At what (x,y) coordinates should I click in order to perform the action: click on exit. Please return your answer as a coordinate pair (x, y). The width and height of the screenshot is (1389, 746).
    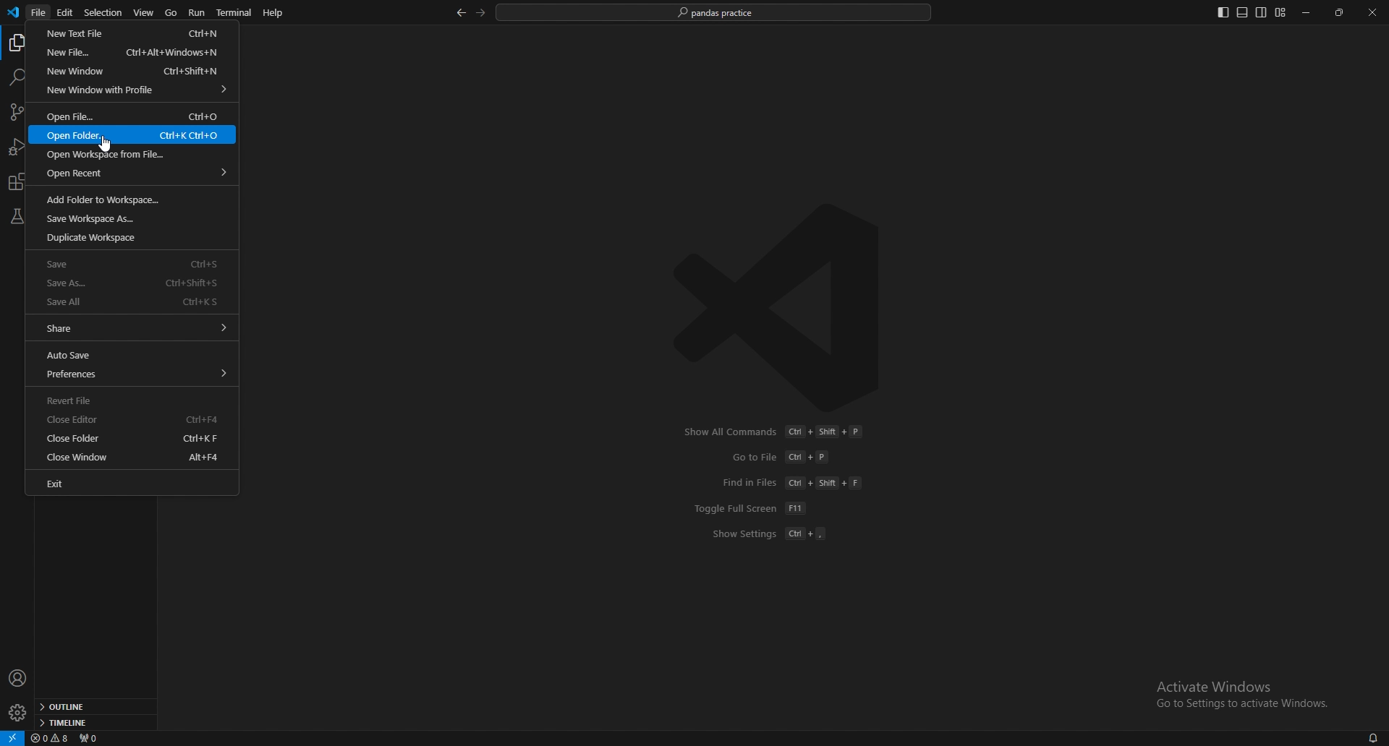
    Looking at the image, I should click on (129, 484).